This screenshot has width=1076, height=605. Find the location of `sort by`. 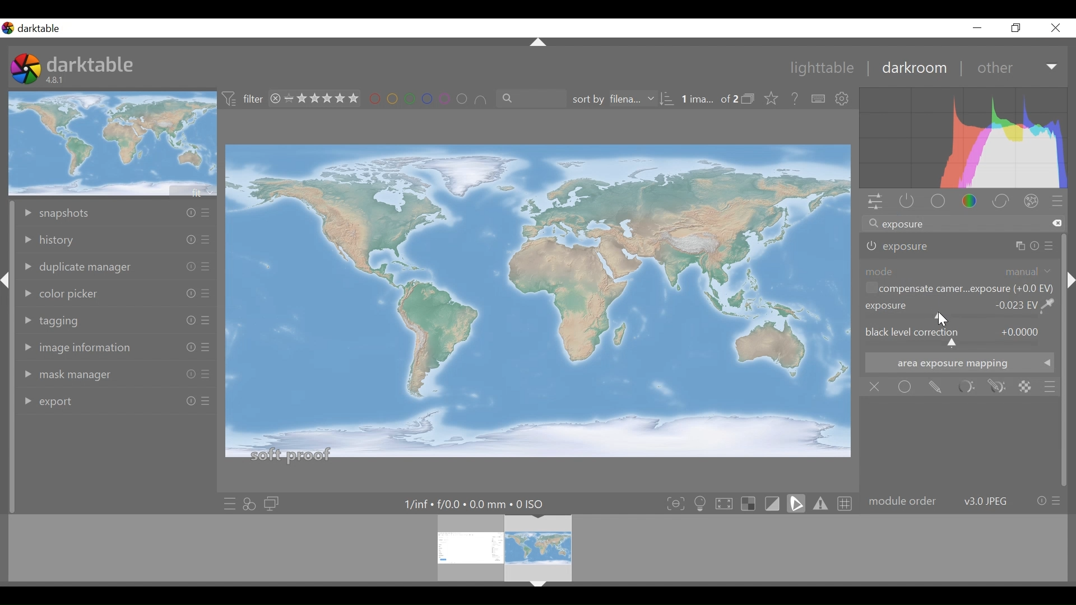

sort by is located at coordinates (619, 100).